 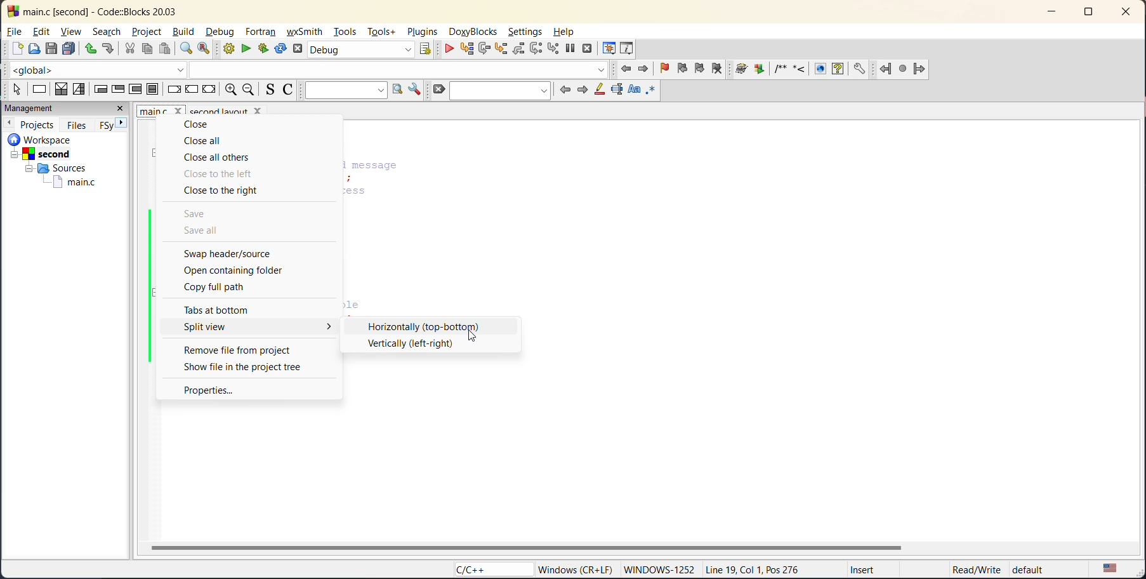 What do you see at coordinates (651, 91) in the screenshot?
I see `regex` at bounding box center [651, 91].